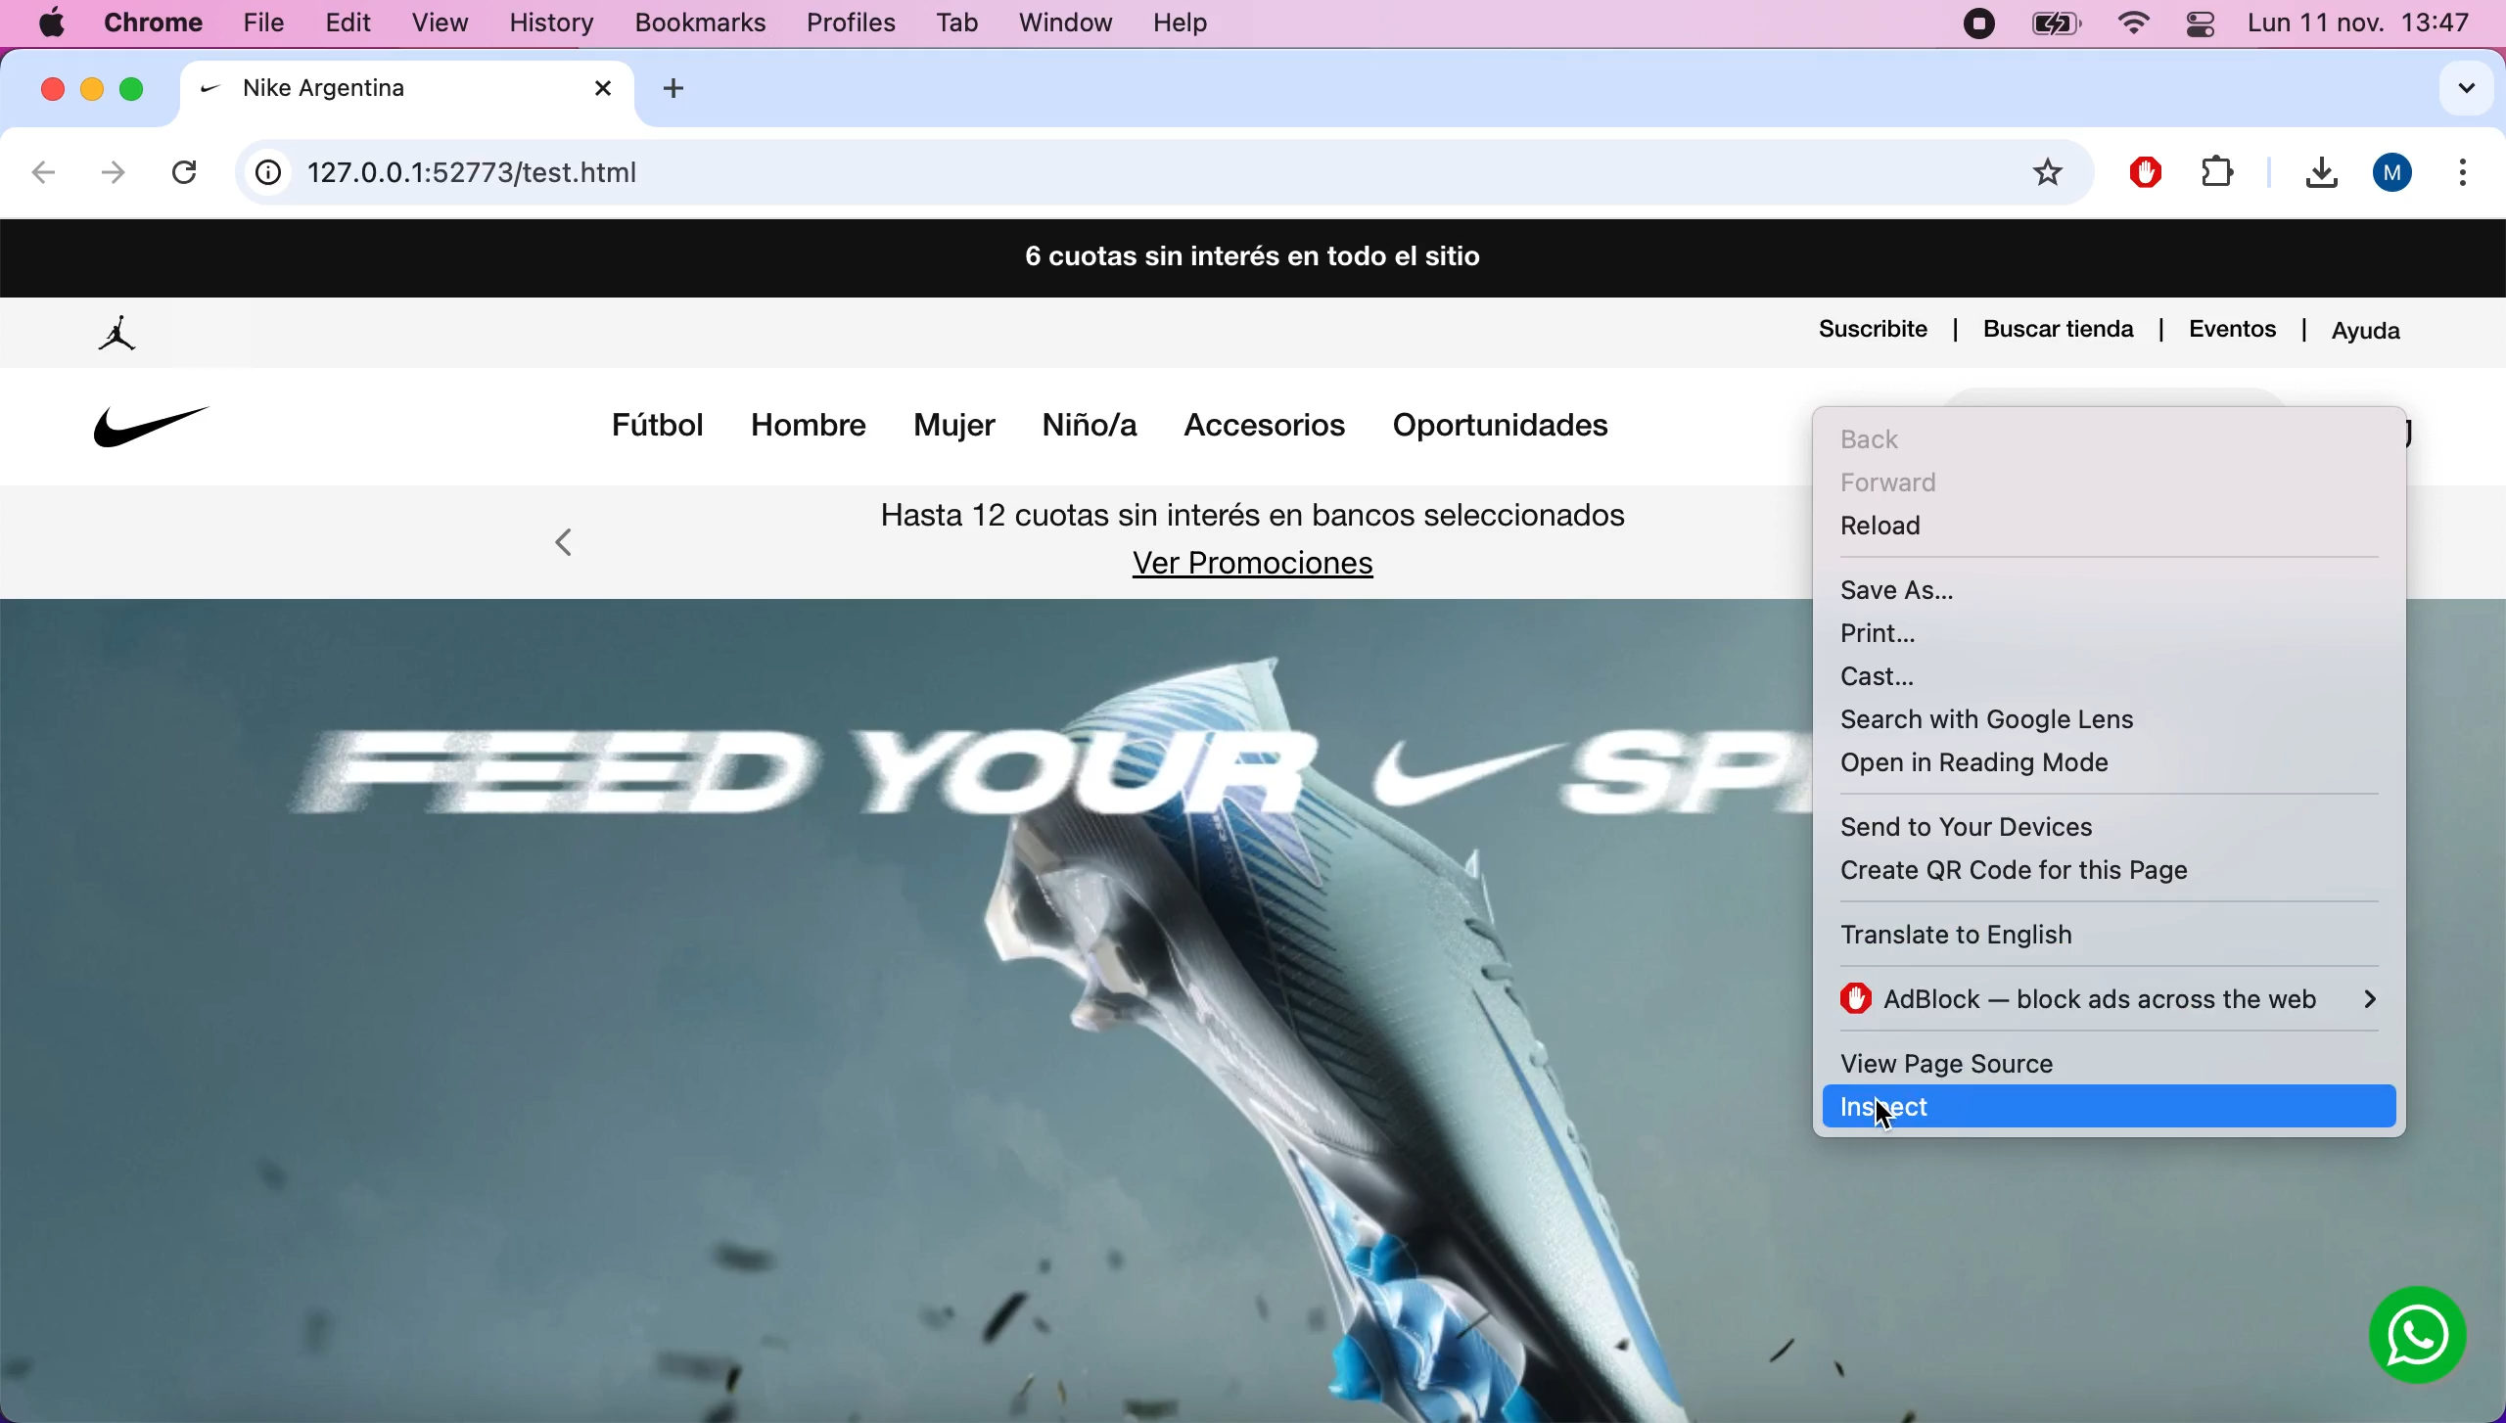  Describe the element at coordinates (1873, 332) in the screenshot. I see `Subscribe` at that location.